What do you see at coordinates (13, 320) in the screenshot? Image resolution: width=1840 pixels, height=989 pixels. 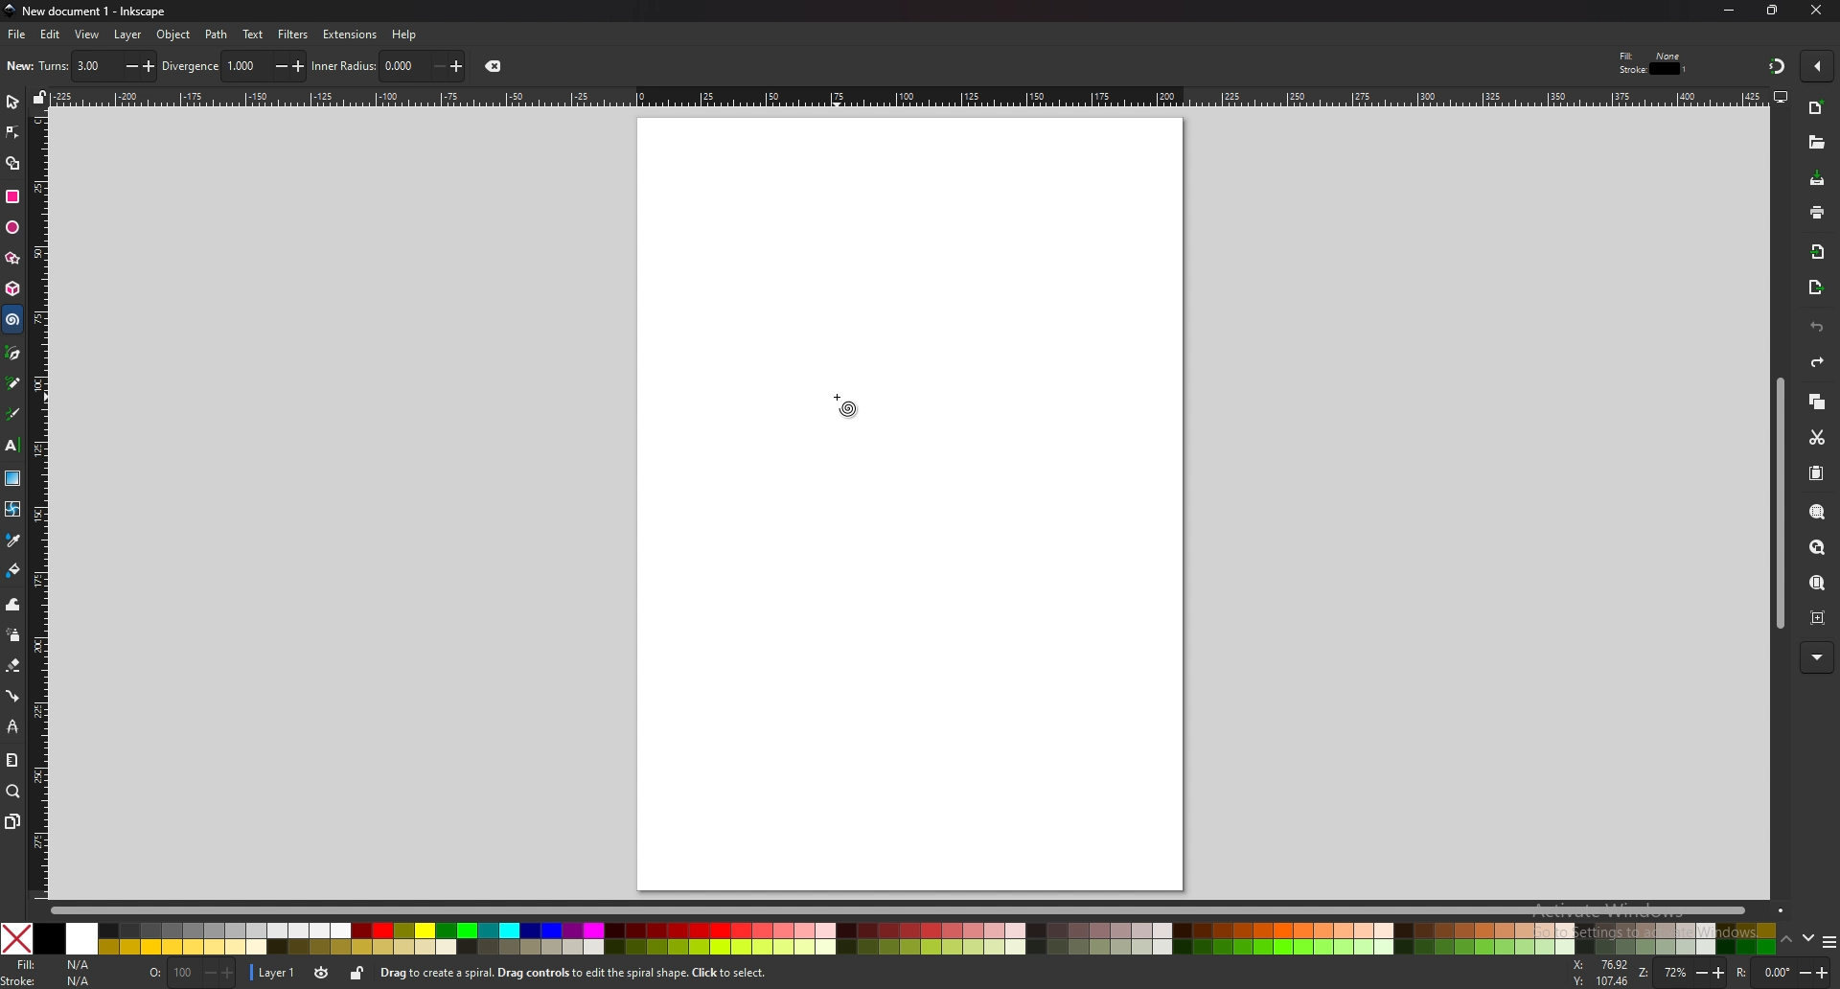 I see `spiral` at bounding box center [13, 320].